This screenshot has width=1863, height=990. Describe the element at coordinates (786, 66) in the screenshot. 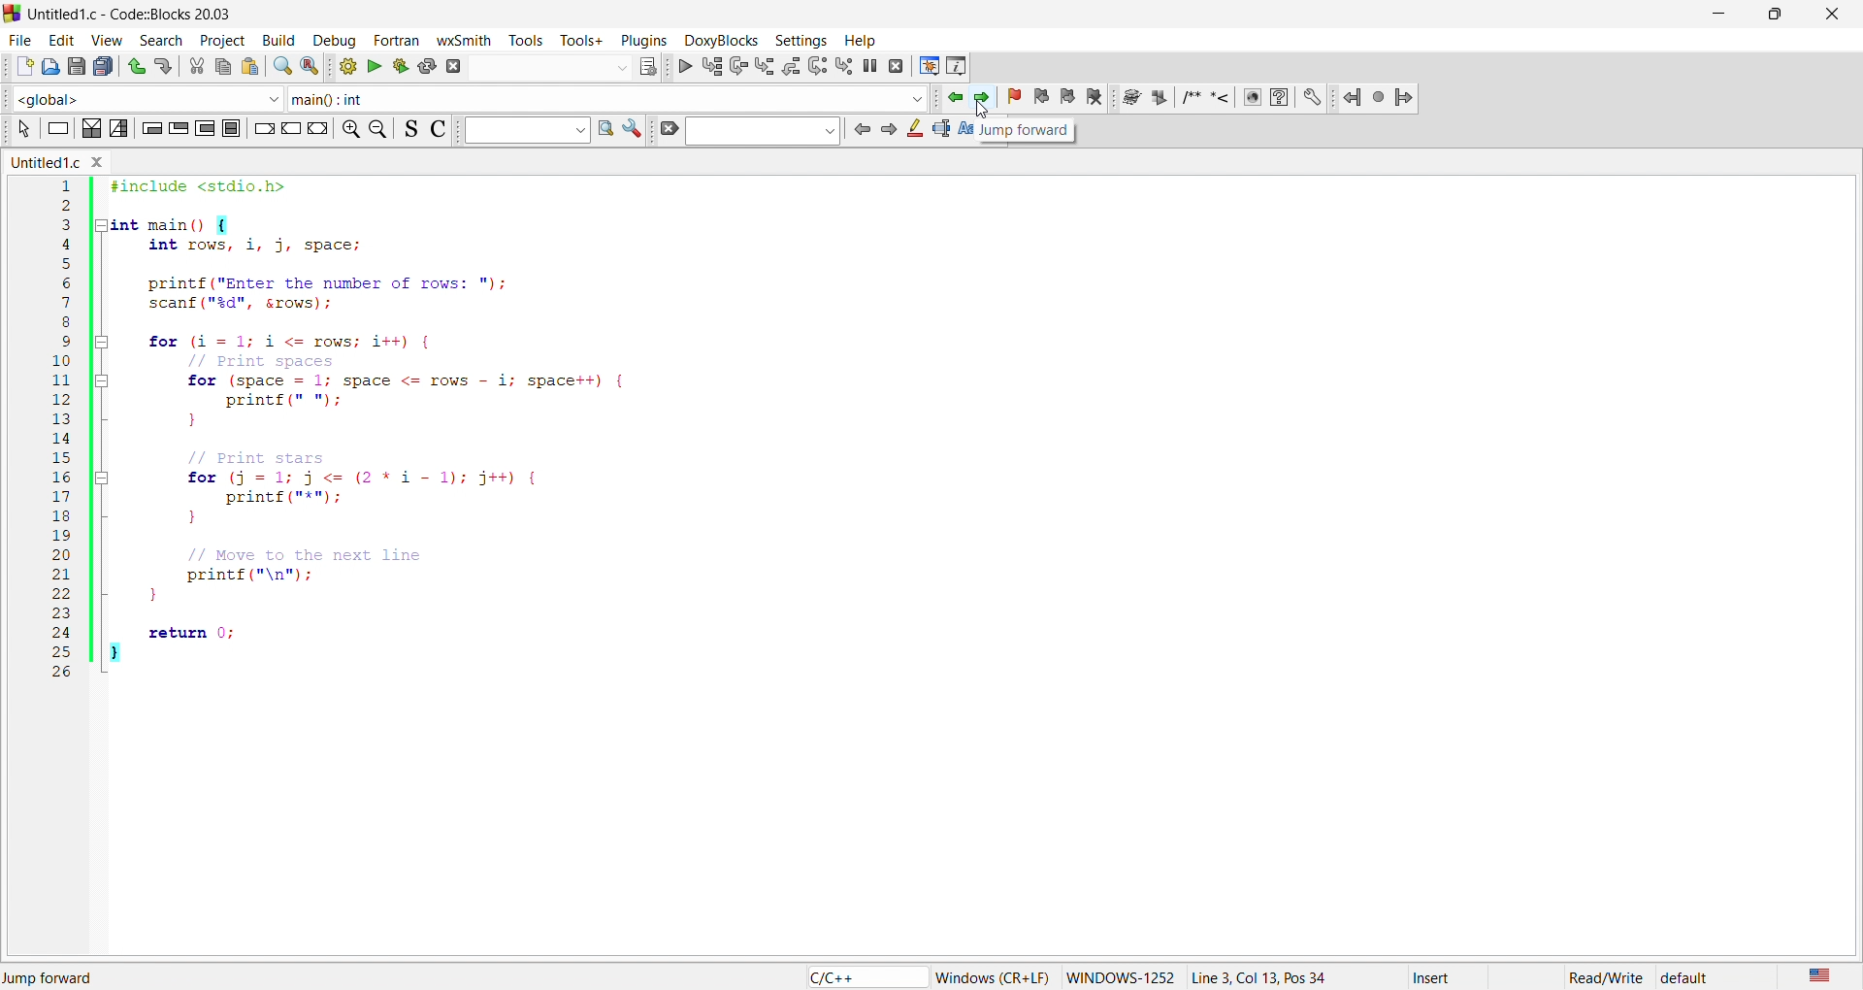

I see `debug icons` at that location.